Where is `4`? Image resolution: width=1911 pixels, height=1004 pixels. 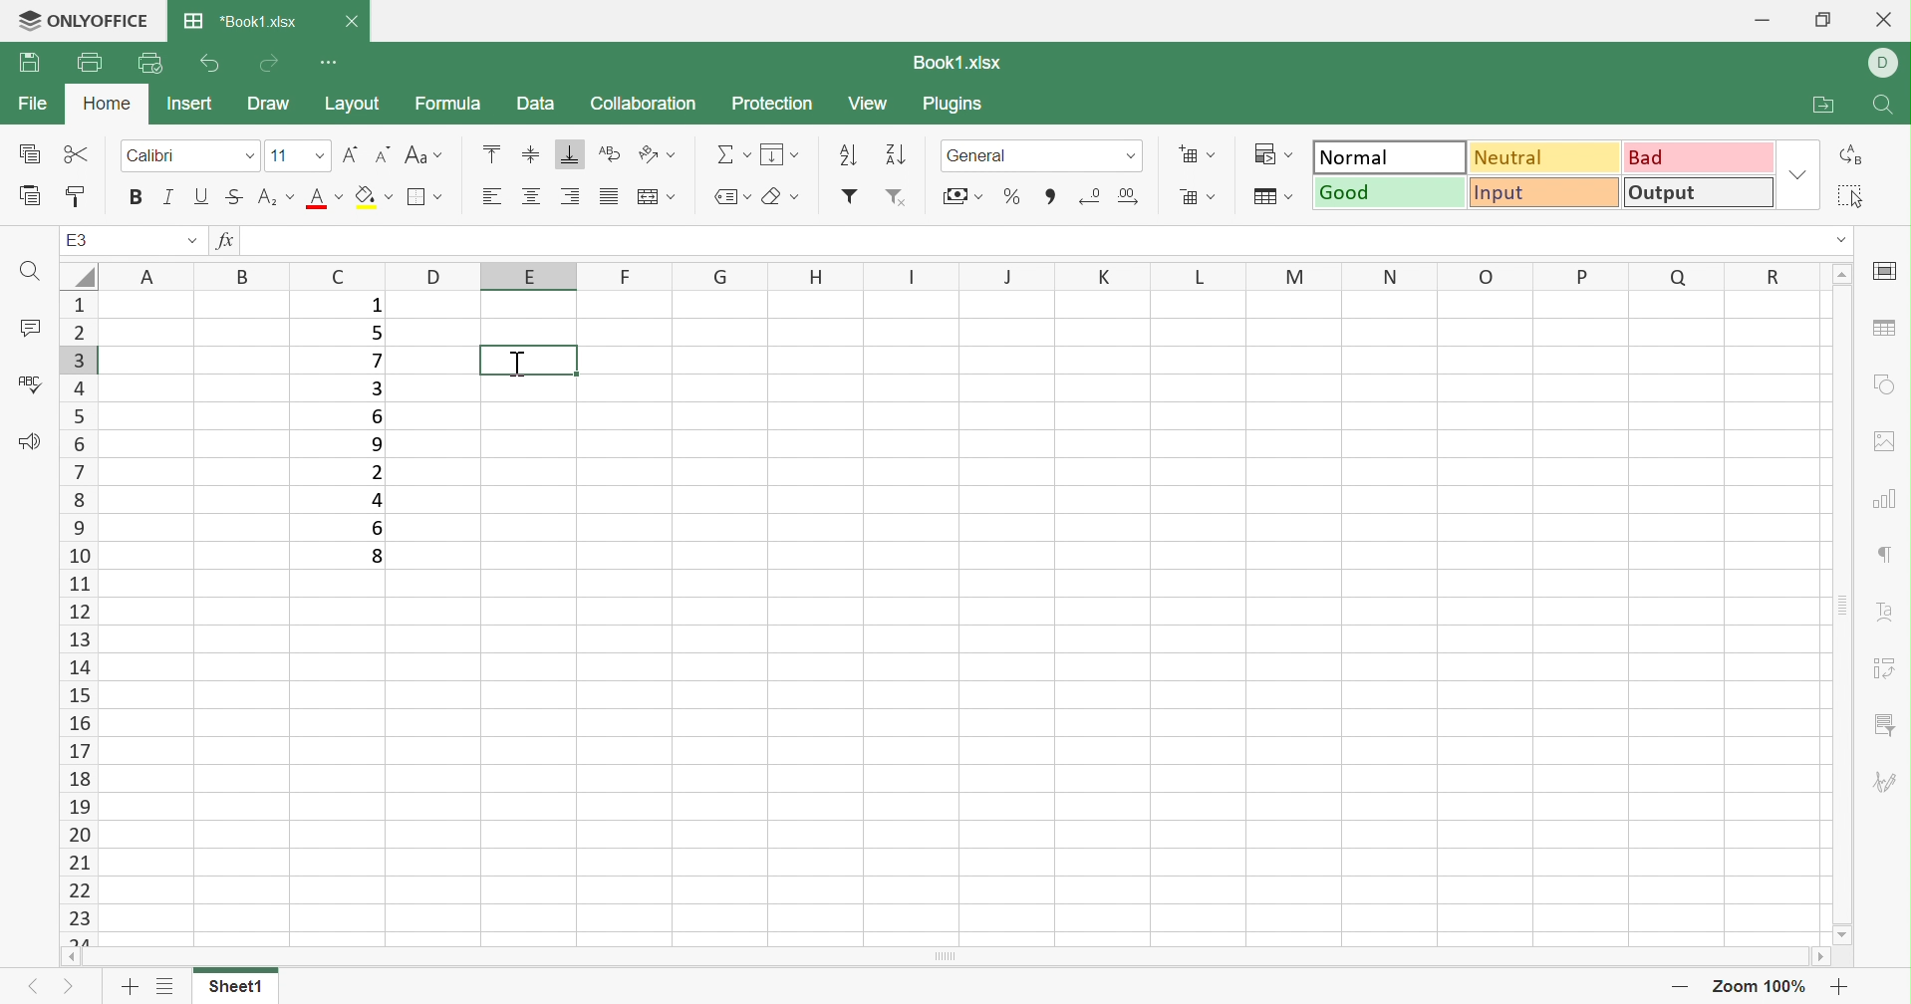
4 is located at coordinates (374, 501).